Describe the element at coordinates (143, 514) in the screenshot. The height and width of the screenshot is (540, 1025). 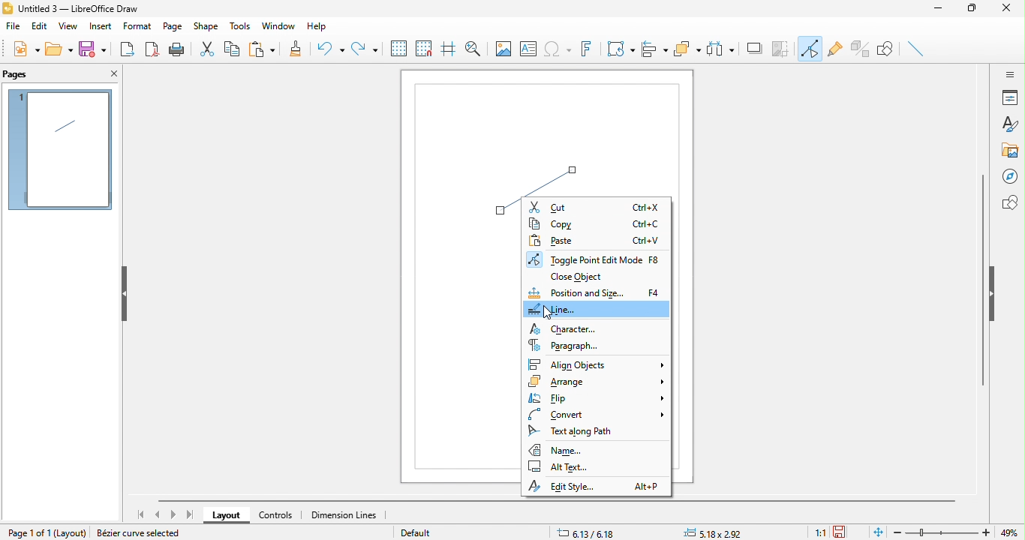
I see `first page` at that location.